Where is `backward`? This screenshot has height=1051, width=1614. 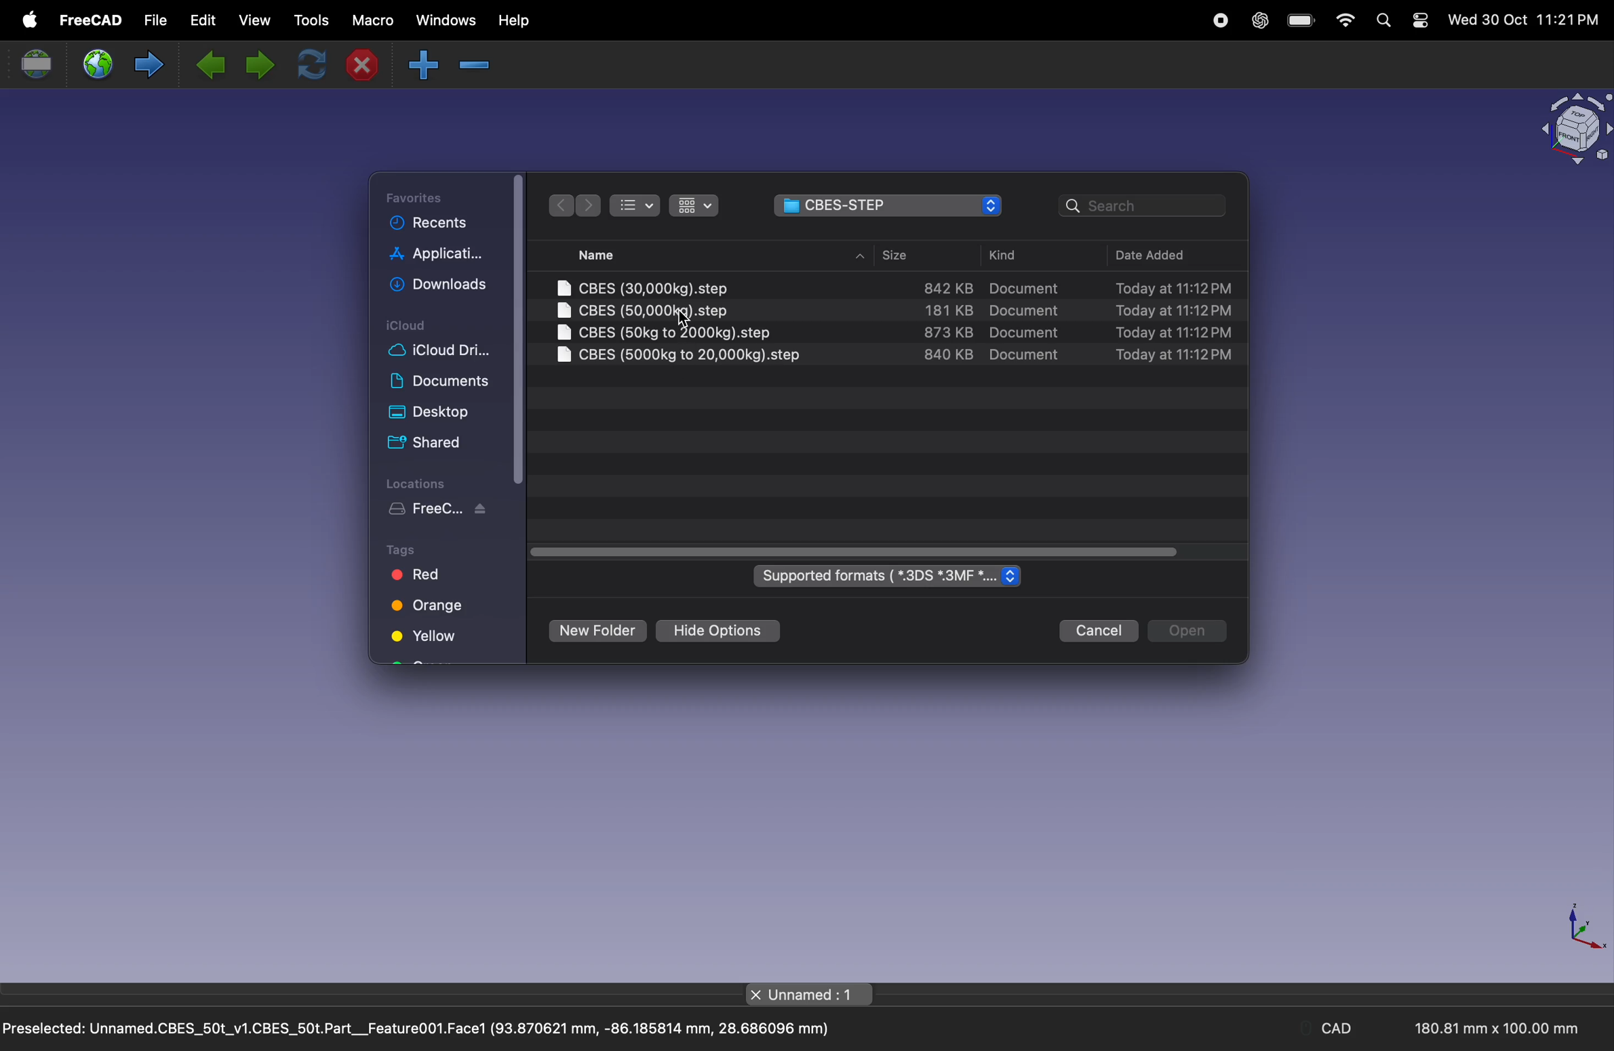 backward is located at coordinates (562, 207).